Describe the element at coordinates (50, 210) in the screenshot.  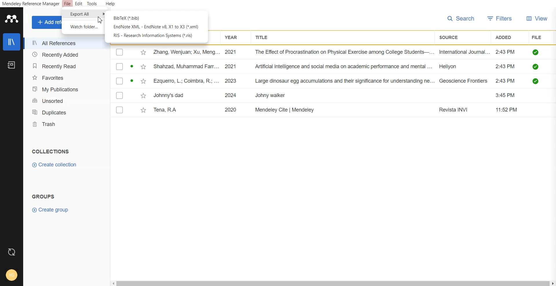
I see `Create group` at that location.